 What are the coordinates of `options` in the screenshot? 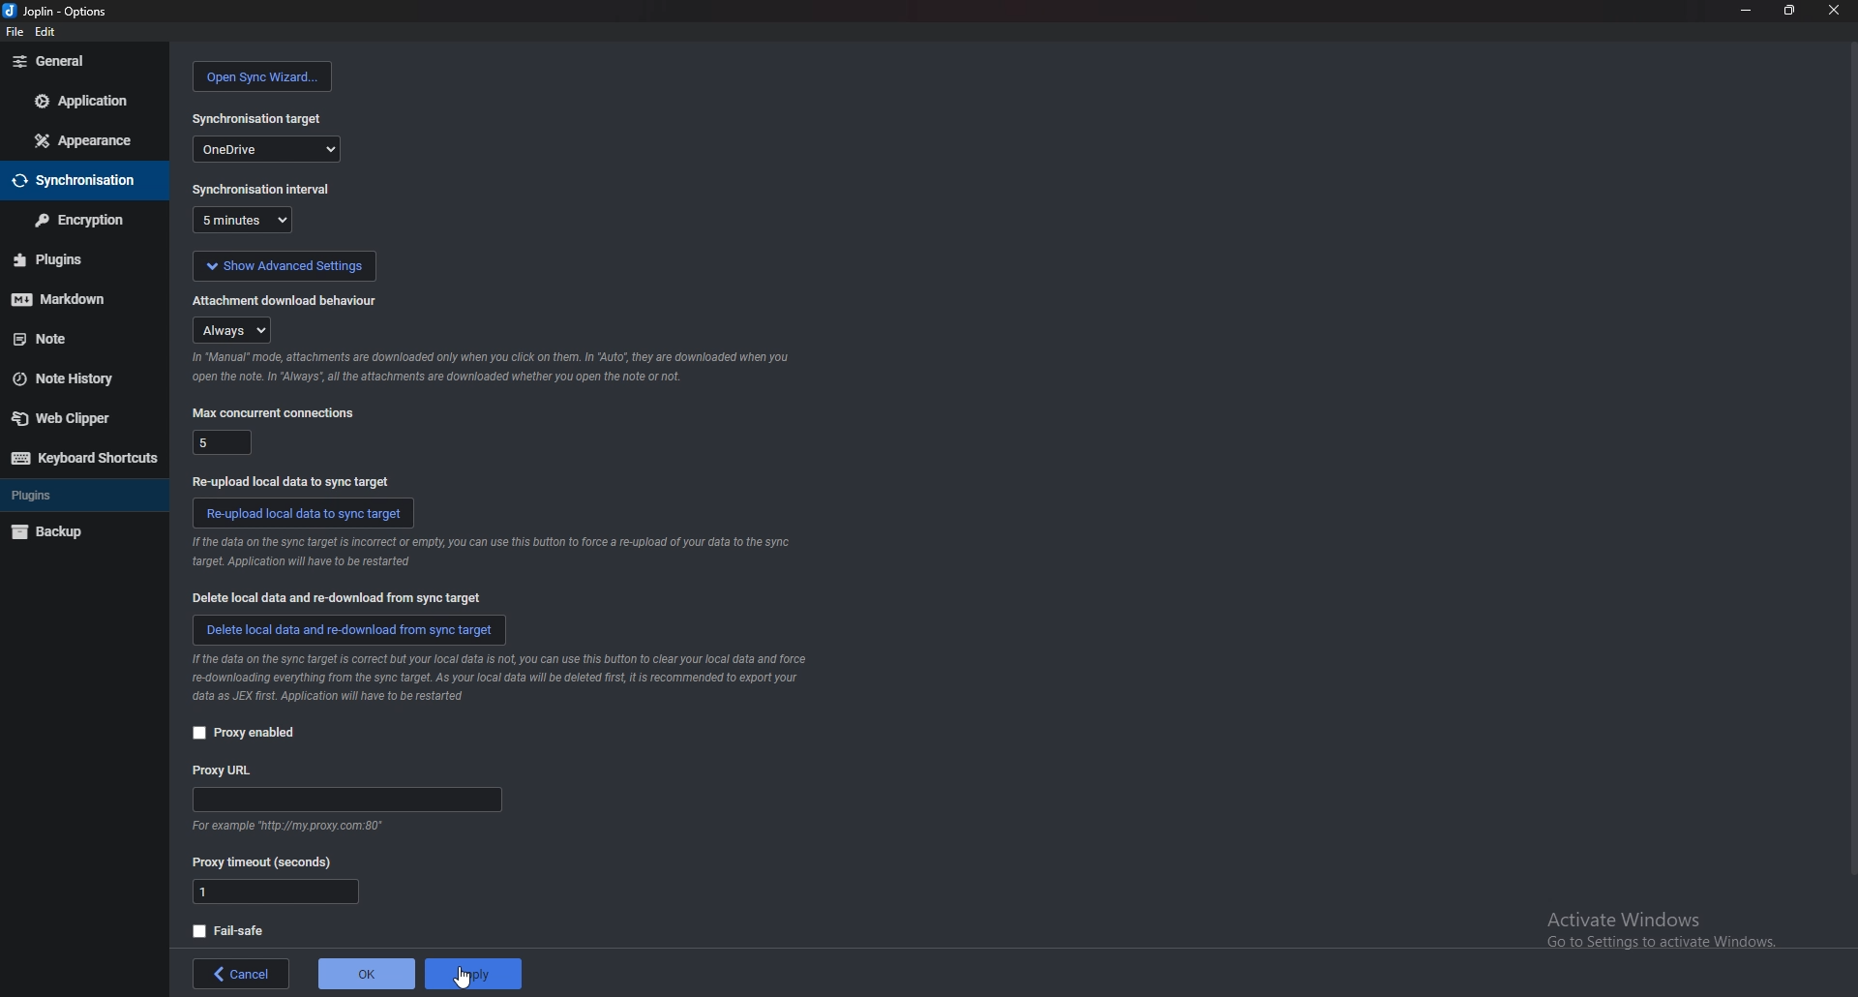 It's located at (58, 11).